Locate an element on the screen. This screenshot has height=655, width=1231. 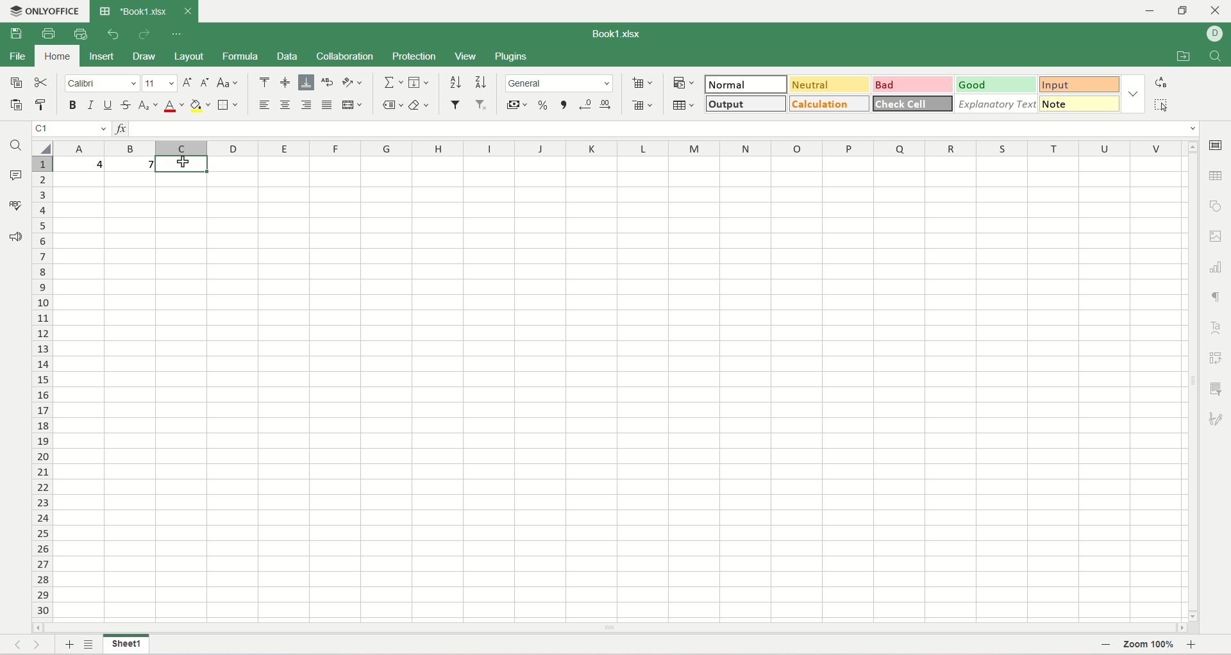
image settings is located at coordinates (1216, 237).